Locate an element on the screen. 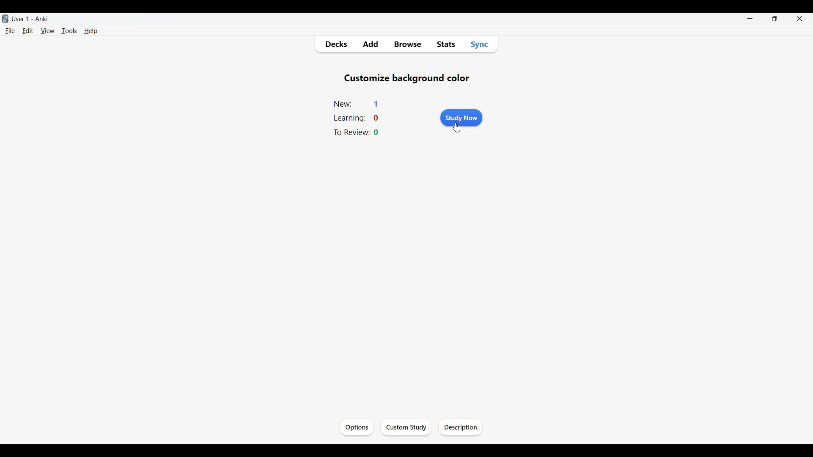 The height and width of the screenshot is (457, 813). Indicates no. of cards to review is located at coordinates (351, 132).